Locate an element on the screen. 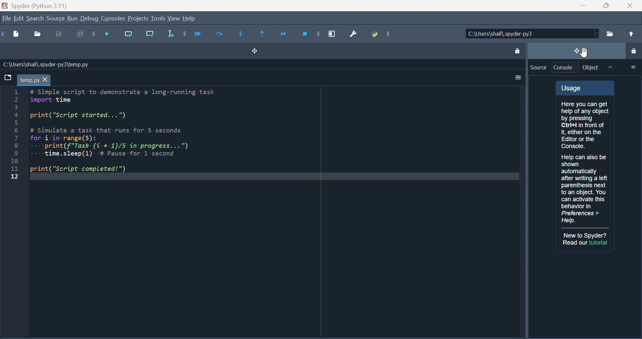 This screenshot has height=339, width=642. Object is located at coordinates (591, 67).